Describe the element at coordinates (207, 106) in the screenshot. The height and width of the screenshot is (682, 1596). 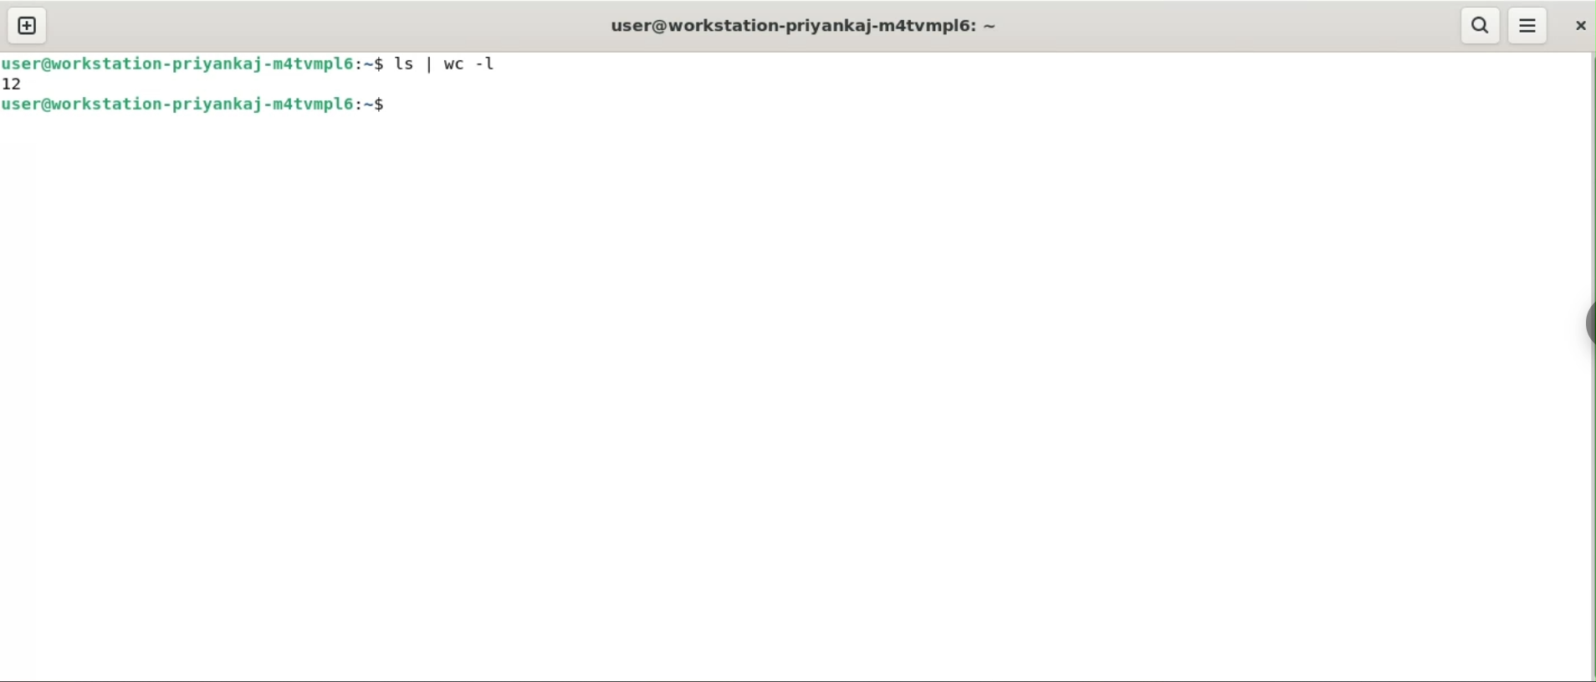
I see `user@workstation-priyankaj-m4tvmpl6: ~$` at that location.